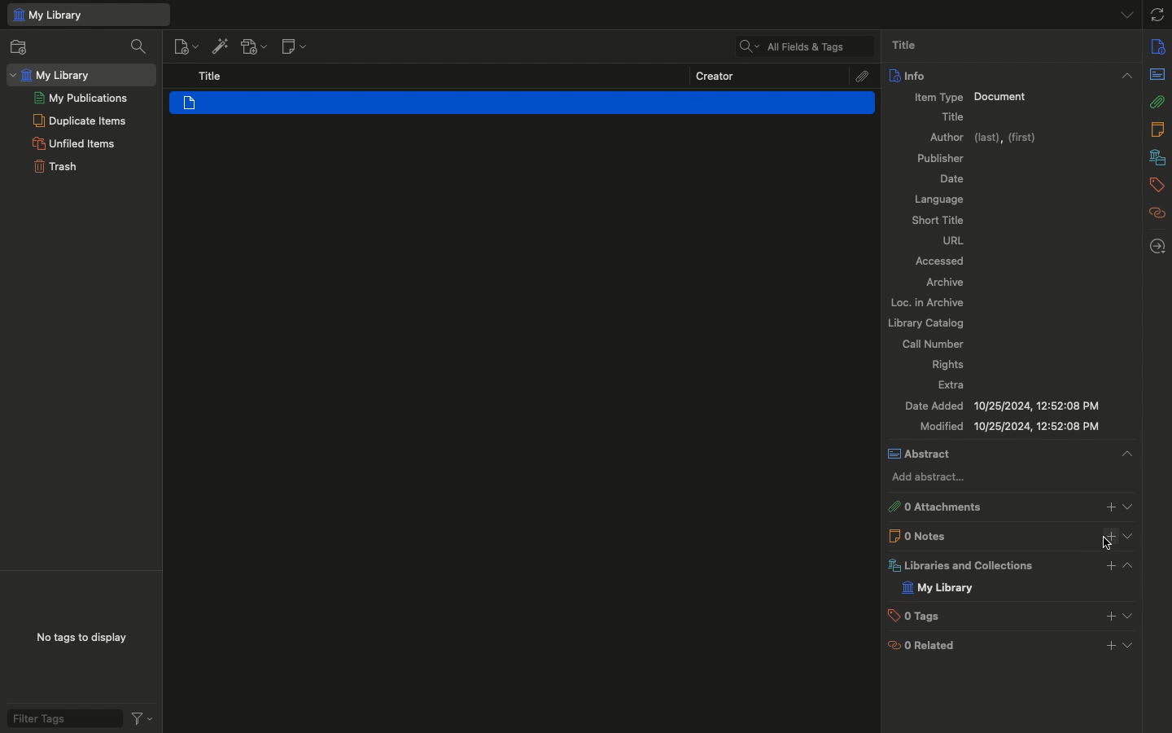 The image size is (1172, 733). What do you see at coordinates (1126, 454) in the screenshot?
I see `Hide` at bounding box center [1126, 454].